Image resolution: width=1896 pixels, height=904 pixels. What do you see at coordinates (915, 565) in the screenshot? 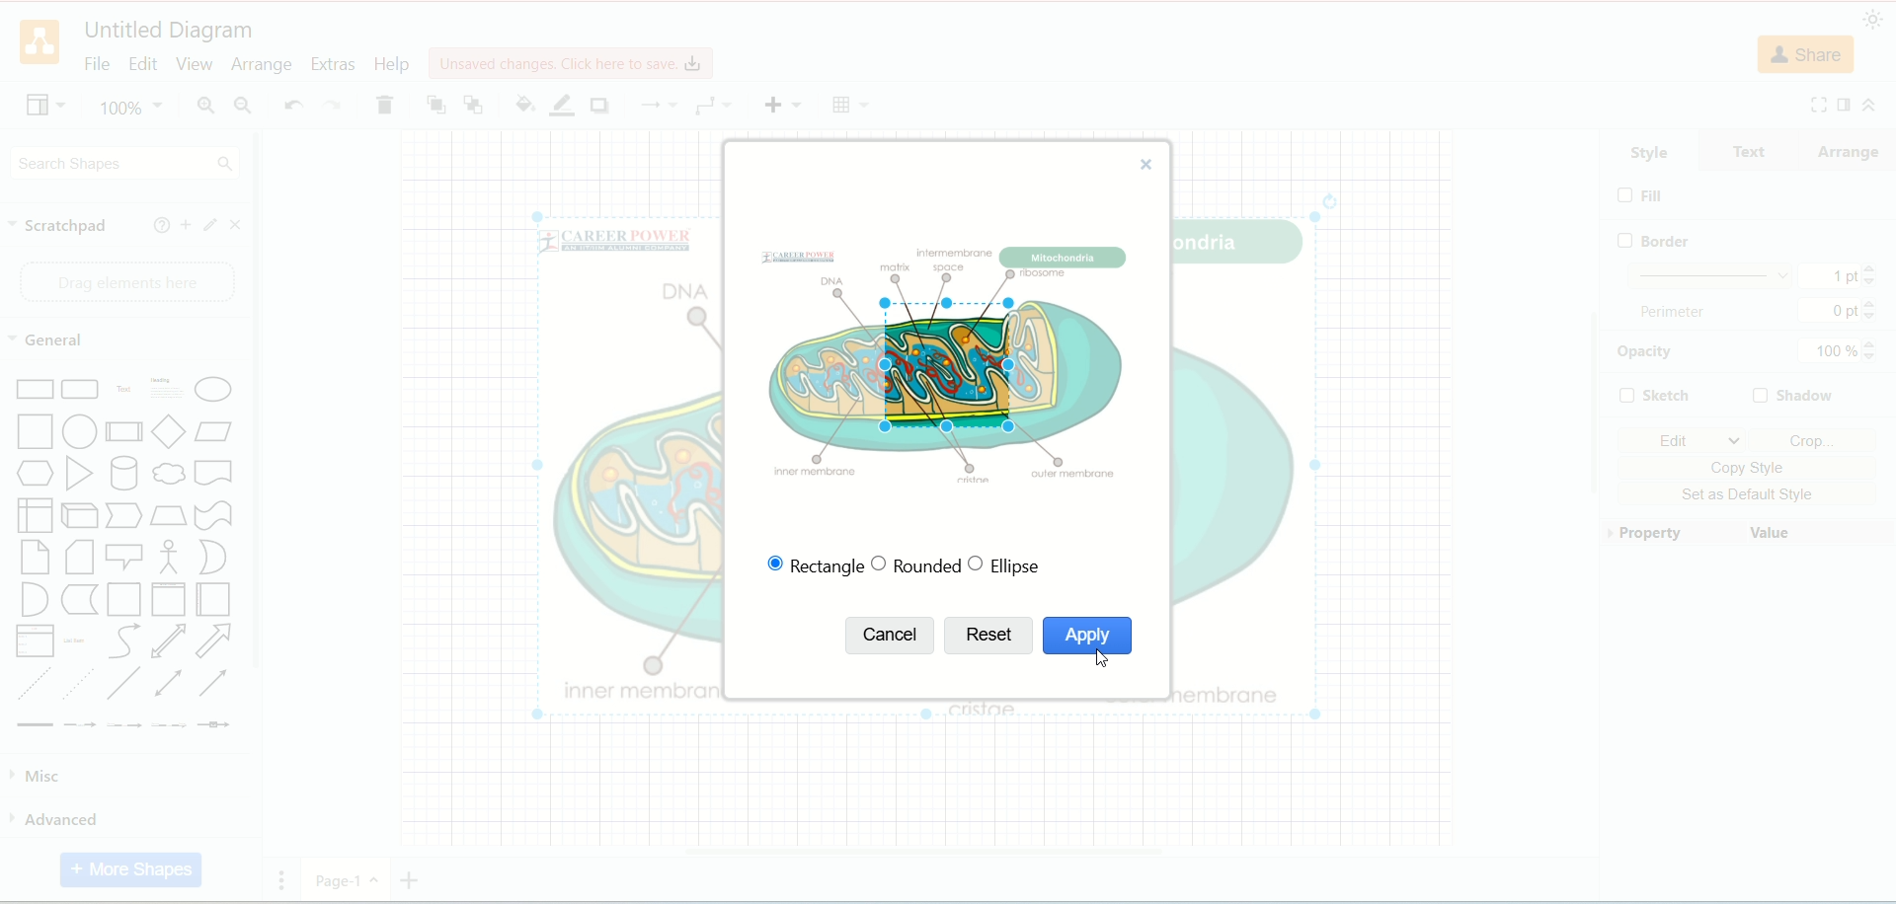
I see `rounded` at bounding box center [915, 565].